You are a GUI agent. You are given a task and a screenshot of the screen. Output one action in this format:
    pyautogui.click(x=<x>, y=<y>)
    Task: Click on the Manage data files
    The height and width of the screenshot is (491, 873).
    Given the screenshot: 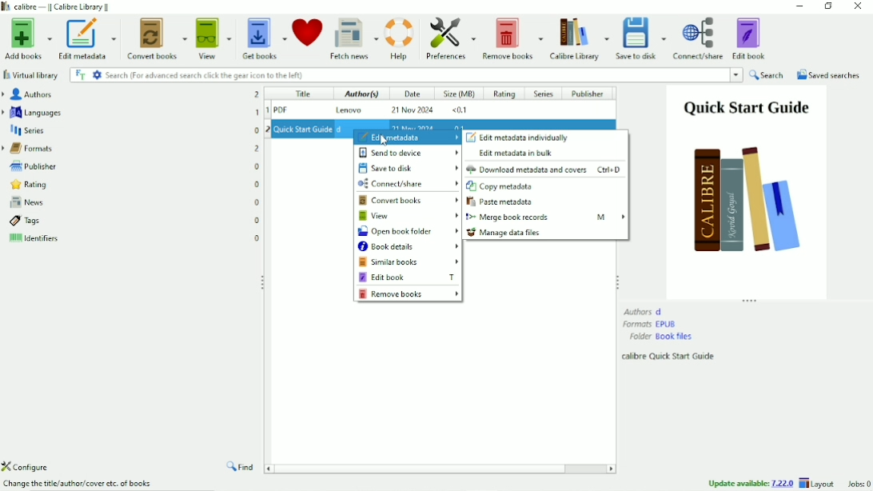 What is the action you would take?
    pyautogui.click(x=505, y=233)
    